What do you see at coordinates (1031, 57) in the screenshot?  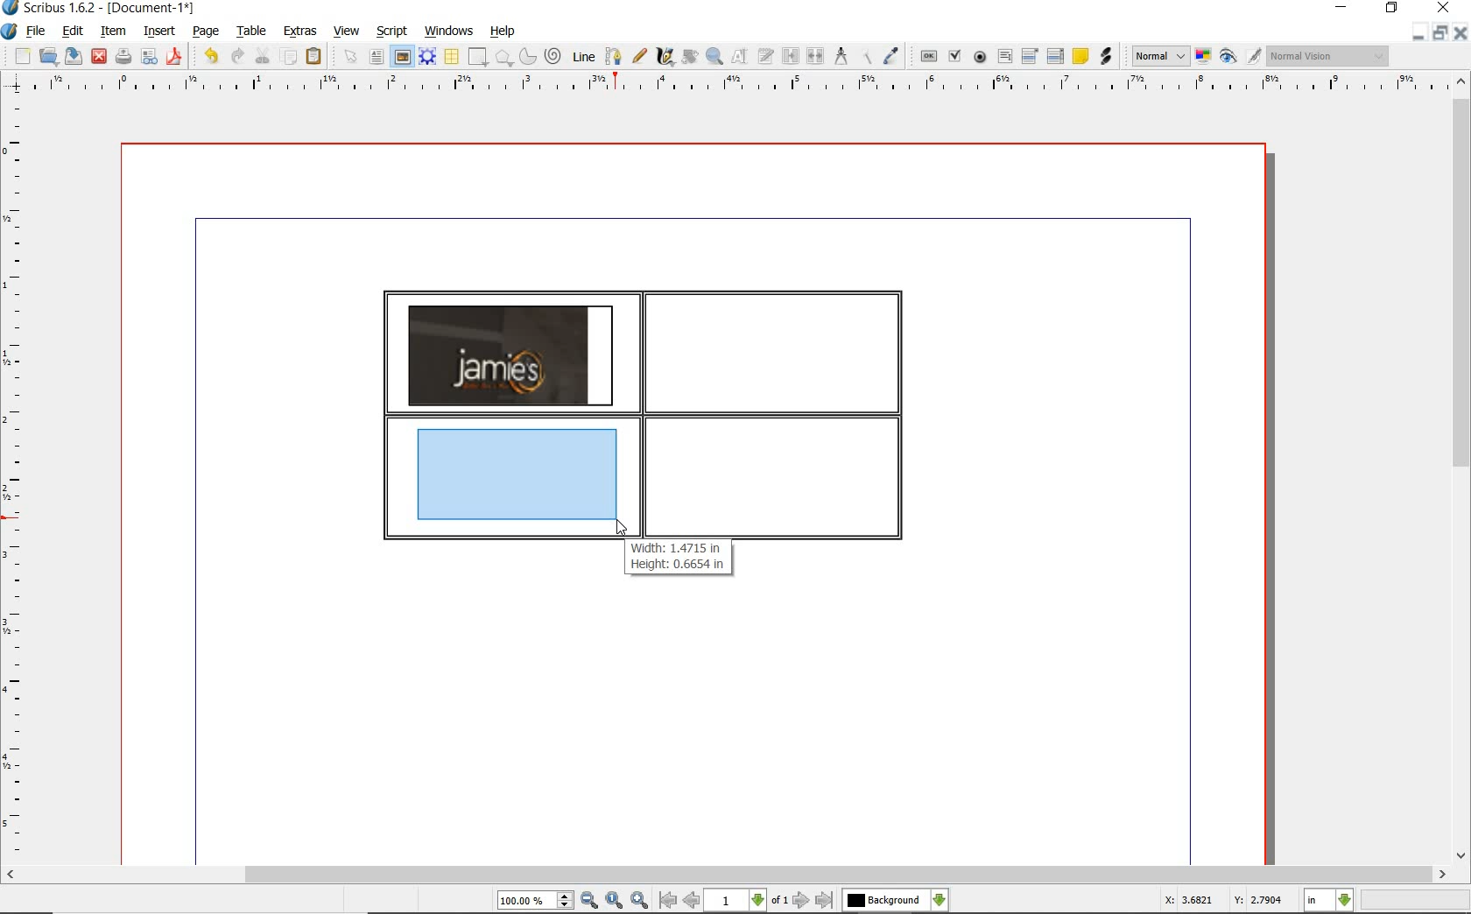 I see `pdf combo box` at bounding box center [1031, 57].